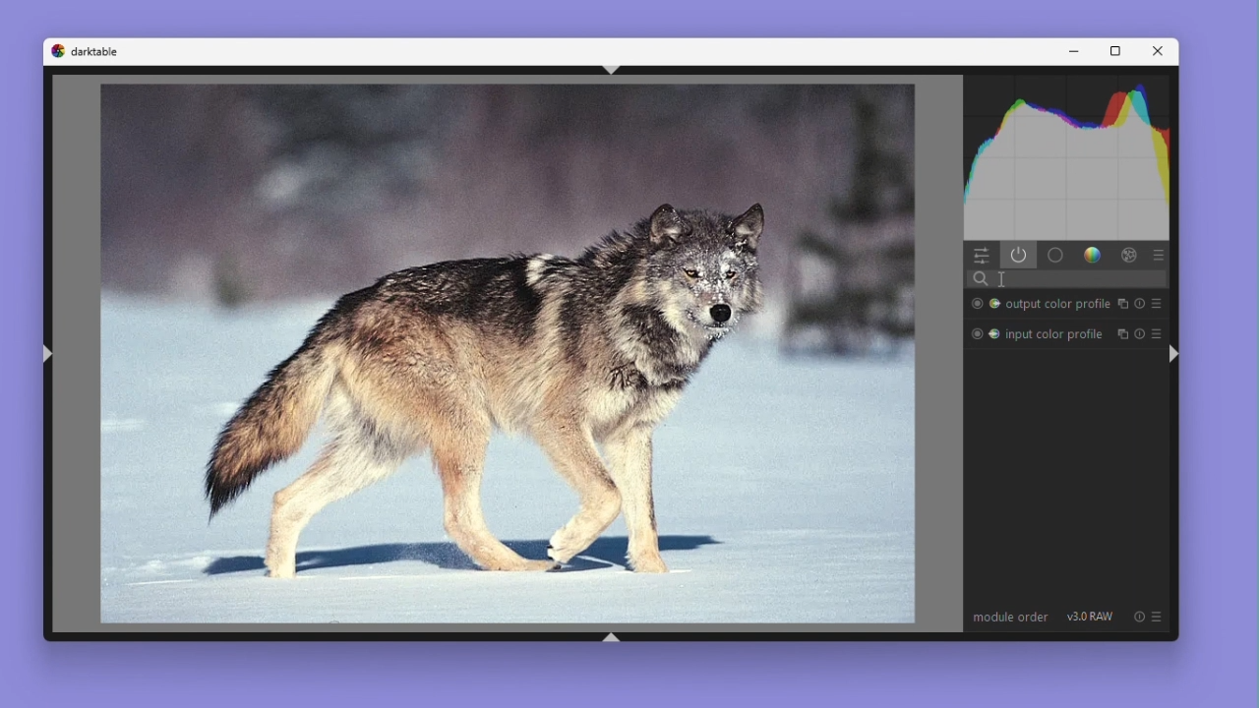 The width and height of the screenshot is (1259, 708). Describe the element at coordinates (615, 635) in the screenshot. I see `shift+ctrl+b` at that location.